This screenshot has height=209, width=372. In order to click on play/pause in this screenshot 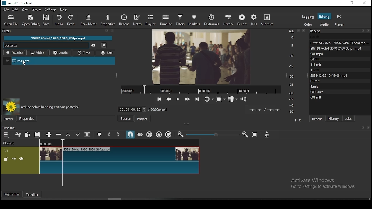, I will do `click(178, 100)`.